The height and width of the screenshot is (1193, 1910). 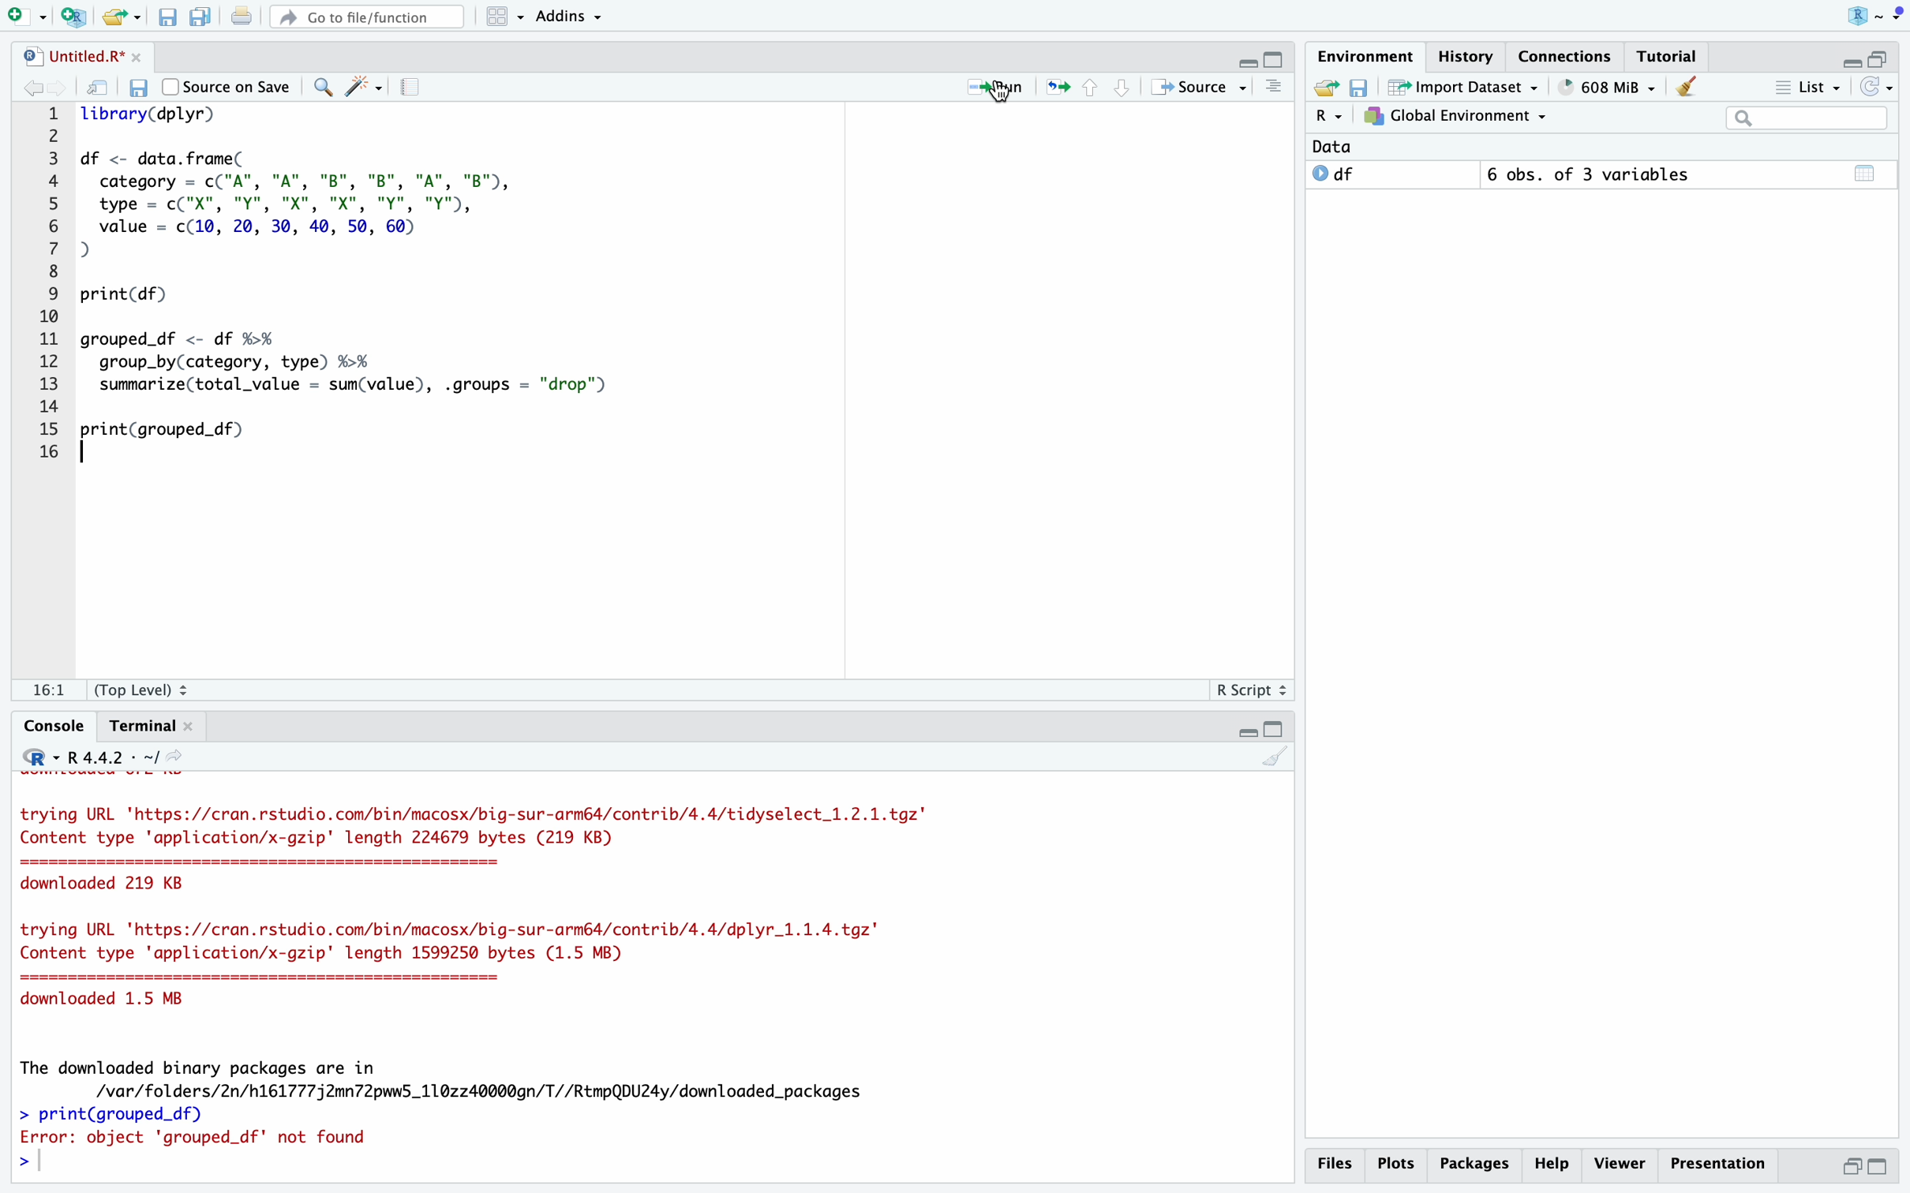 What do you see at coordinates (1365, 55) in the screenshot?
I see `Environment` at bounding box center [1365, 55].